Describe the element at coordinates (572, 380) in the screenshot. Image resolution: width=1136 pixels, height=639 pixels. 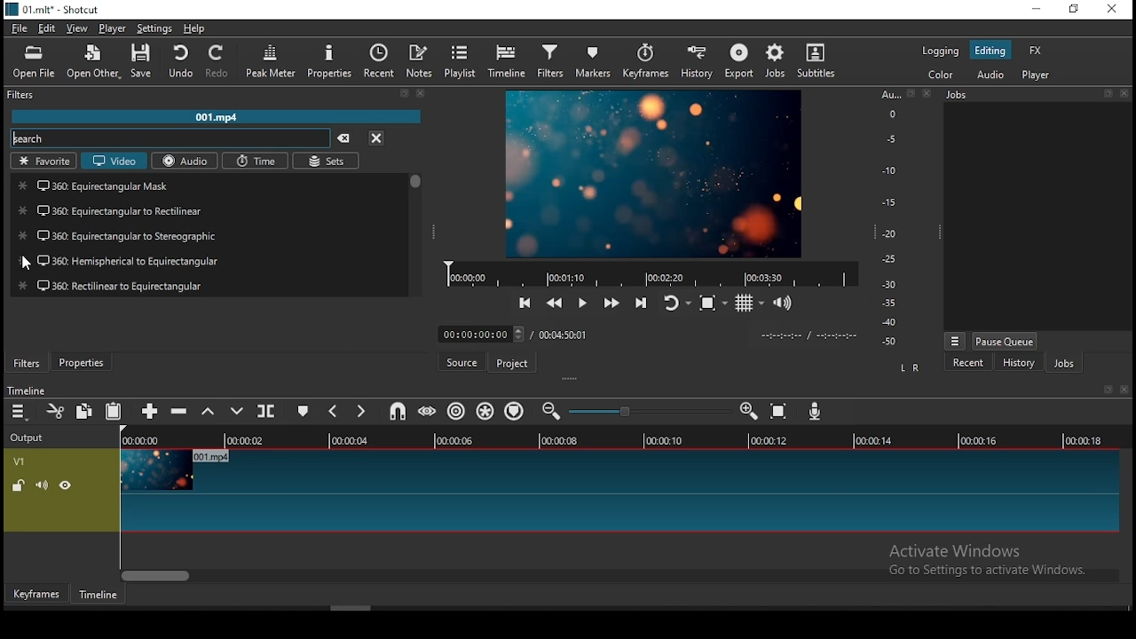
I see `drag` at that location.